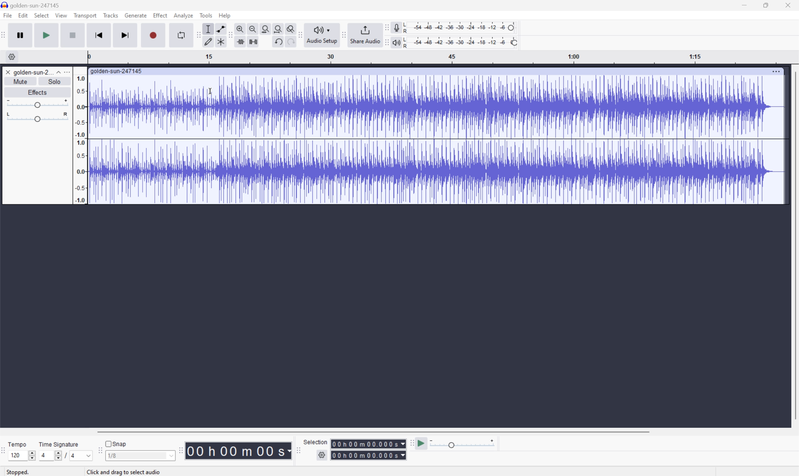  Describe the element at coordinates (73, 36) in the screenshot. I see `Stop` at that location.